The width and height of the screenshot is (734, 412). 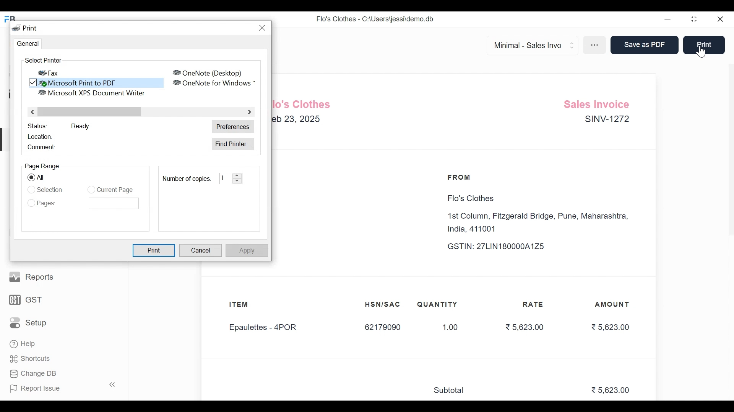 I want to click on Minimize, so click(x=668, y=19).